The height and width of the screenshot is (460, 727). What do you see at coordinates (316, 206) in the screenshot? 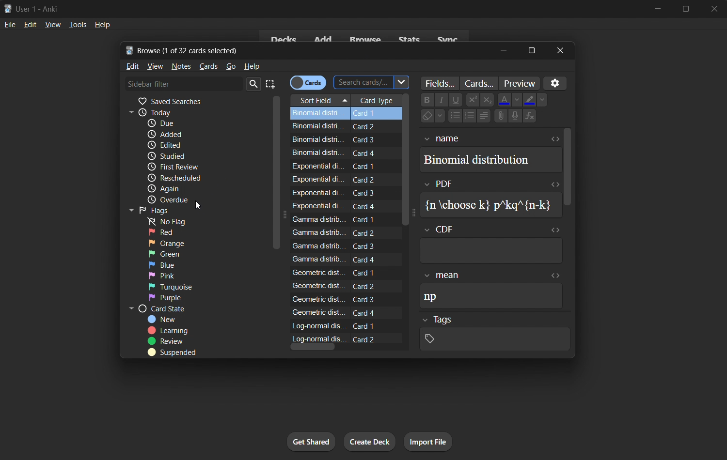
I see `Exponential di.` at bounding box center [316, 206].